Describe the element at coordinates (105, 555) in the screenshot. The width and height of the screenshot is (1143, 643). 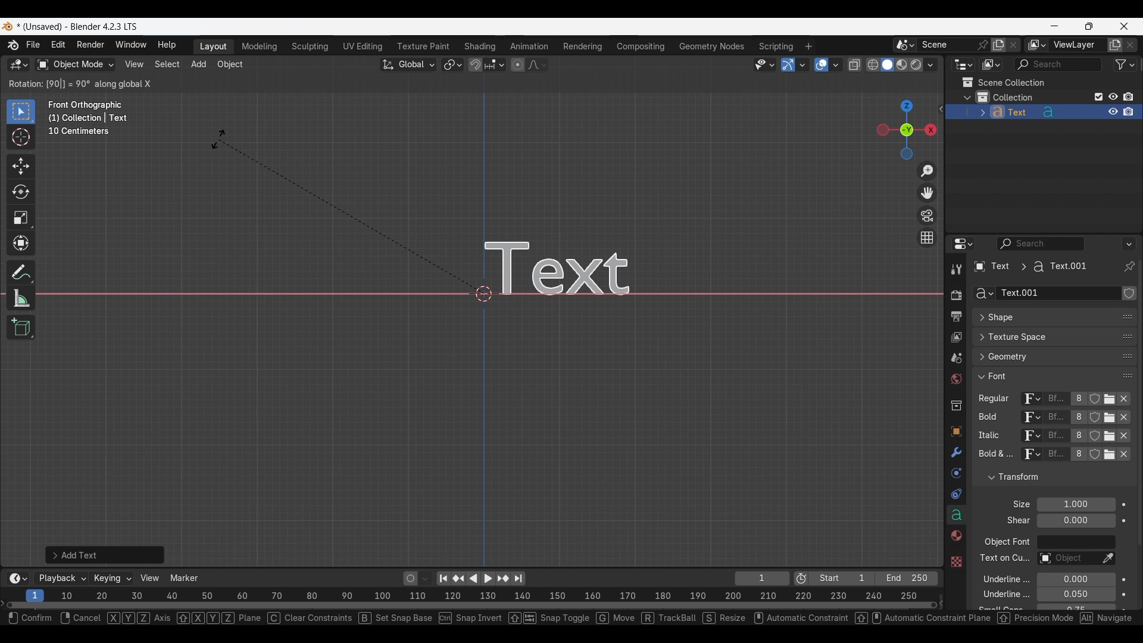
I see `Add text` at that location.